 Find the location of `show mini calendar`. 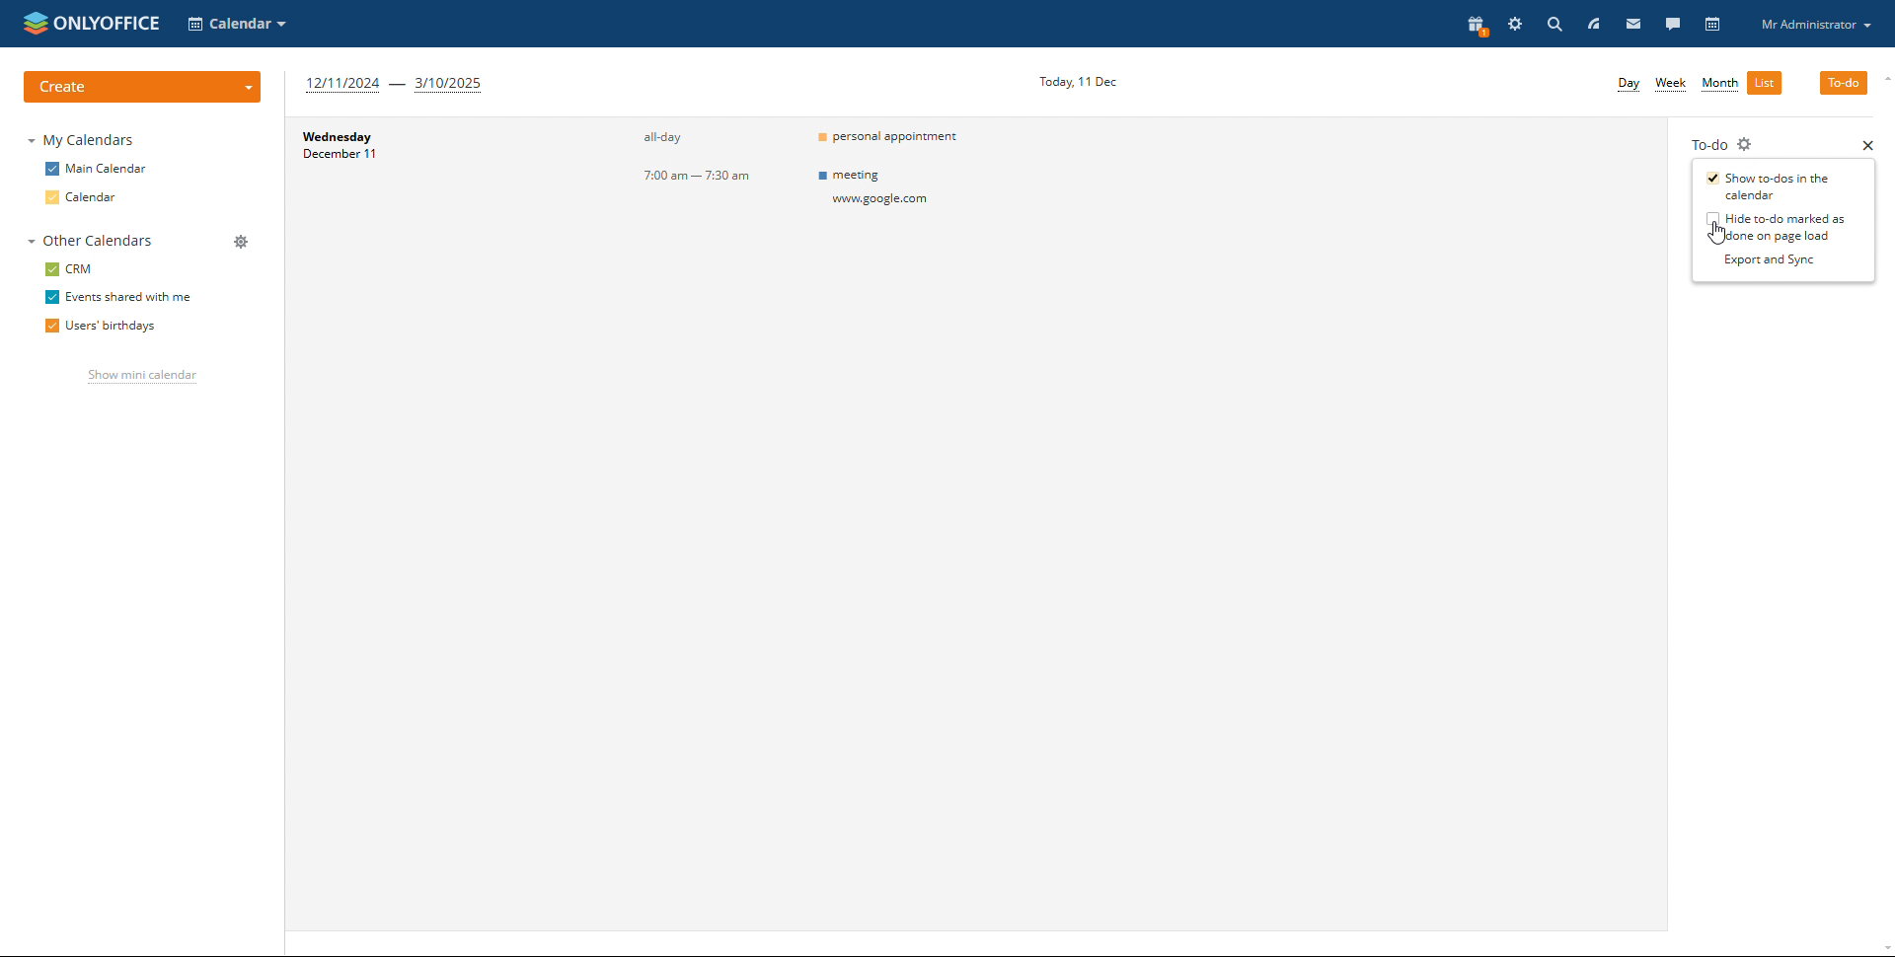

show mini calendar is located at coordinates (140, 377).